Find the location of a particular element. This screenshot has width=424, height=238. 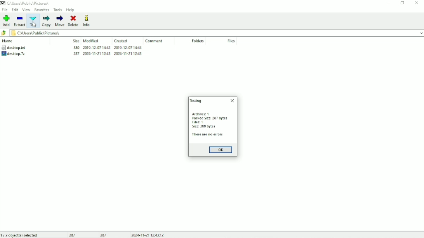

Testing is located at coordinates (195, 101).